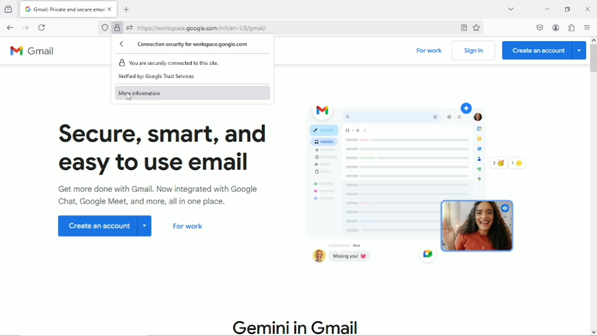 Image resolution: width=597 pixels, height=336 pixels. What do you see at coordinates (184, 225) in the screenshot?
I see `For work` at bounding box center [184, 225].